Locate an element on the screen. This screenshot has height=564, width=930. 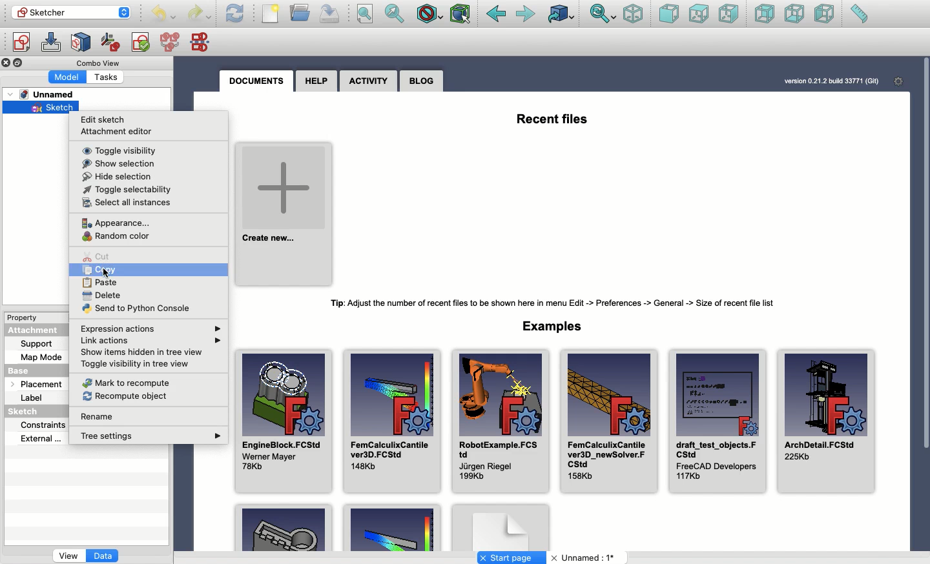
Sketch is located at coordinates (28, 412).